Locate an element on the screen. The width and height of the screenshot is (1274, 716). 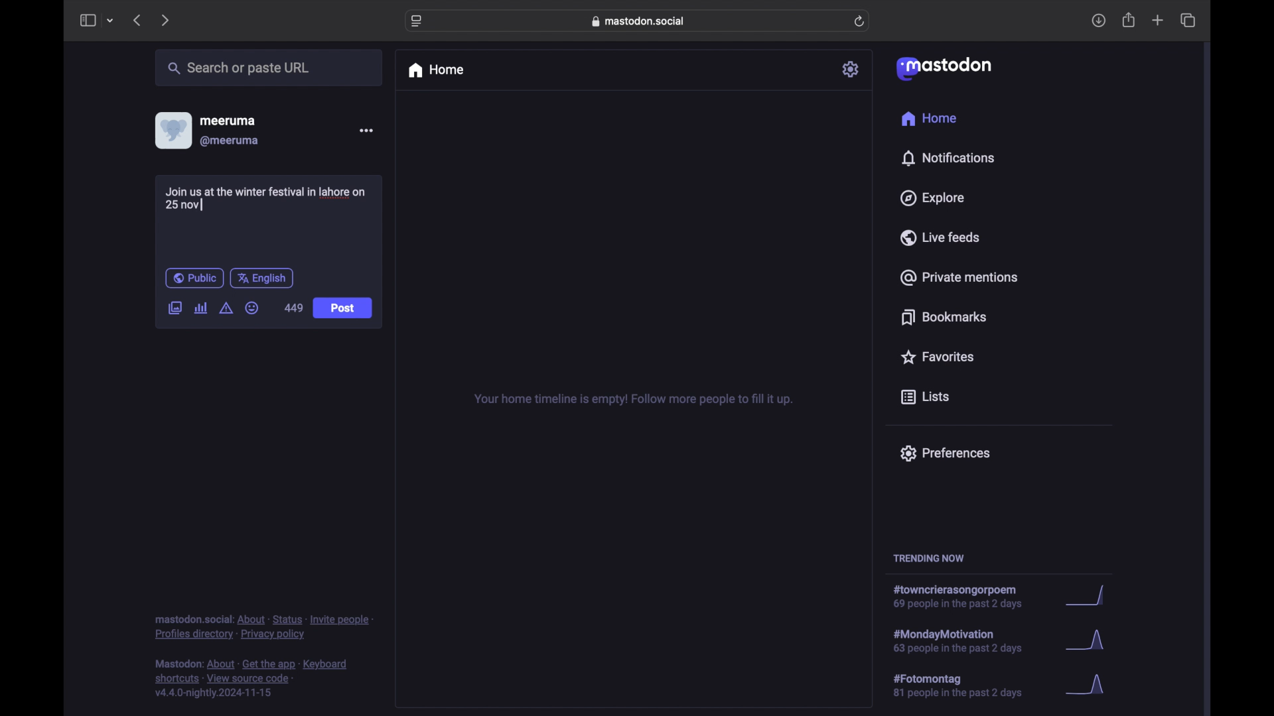
graph is located at coordinates (1089, 643).